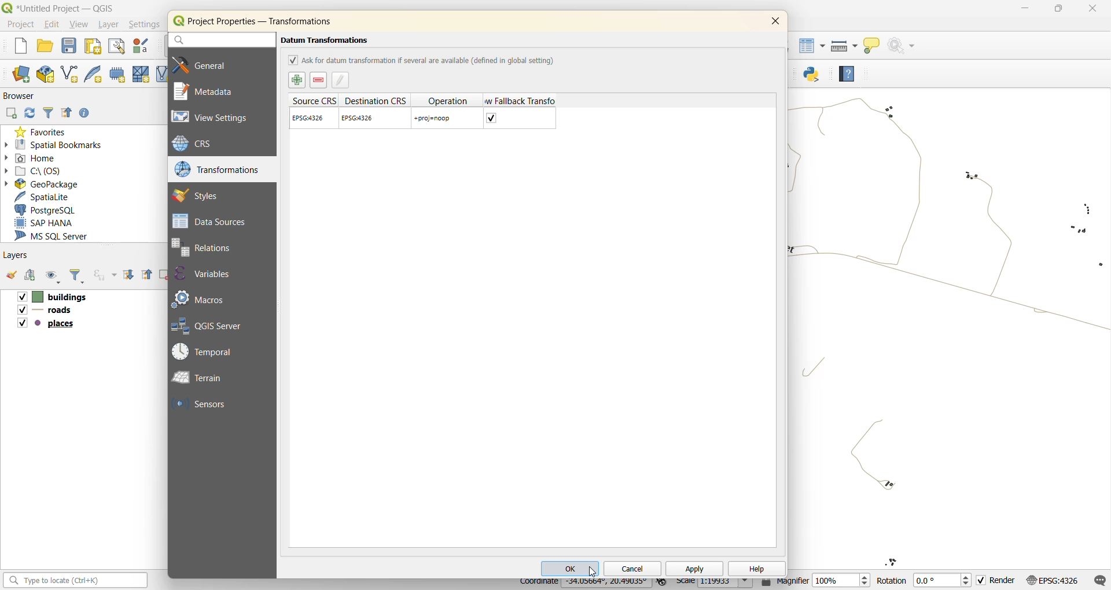 This screenshot has height=590, width=1111. I want to click on buildings, so click(51, 297).